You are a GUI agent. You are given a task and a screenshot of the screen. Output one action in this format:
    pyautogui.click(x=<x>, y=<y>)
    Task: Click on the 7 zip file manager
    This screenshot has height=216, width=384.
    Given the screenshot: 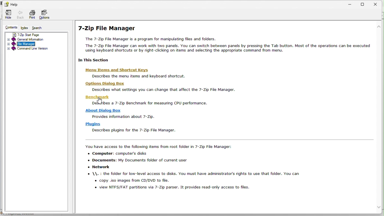 What is the action you would take?
    pyautogui.click(x=230, y=58)
    